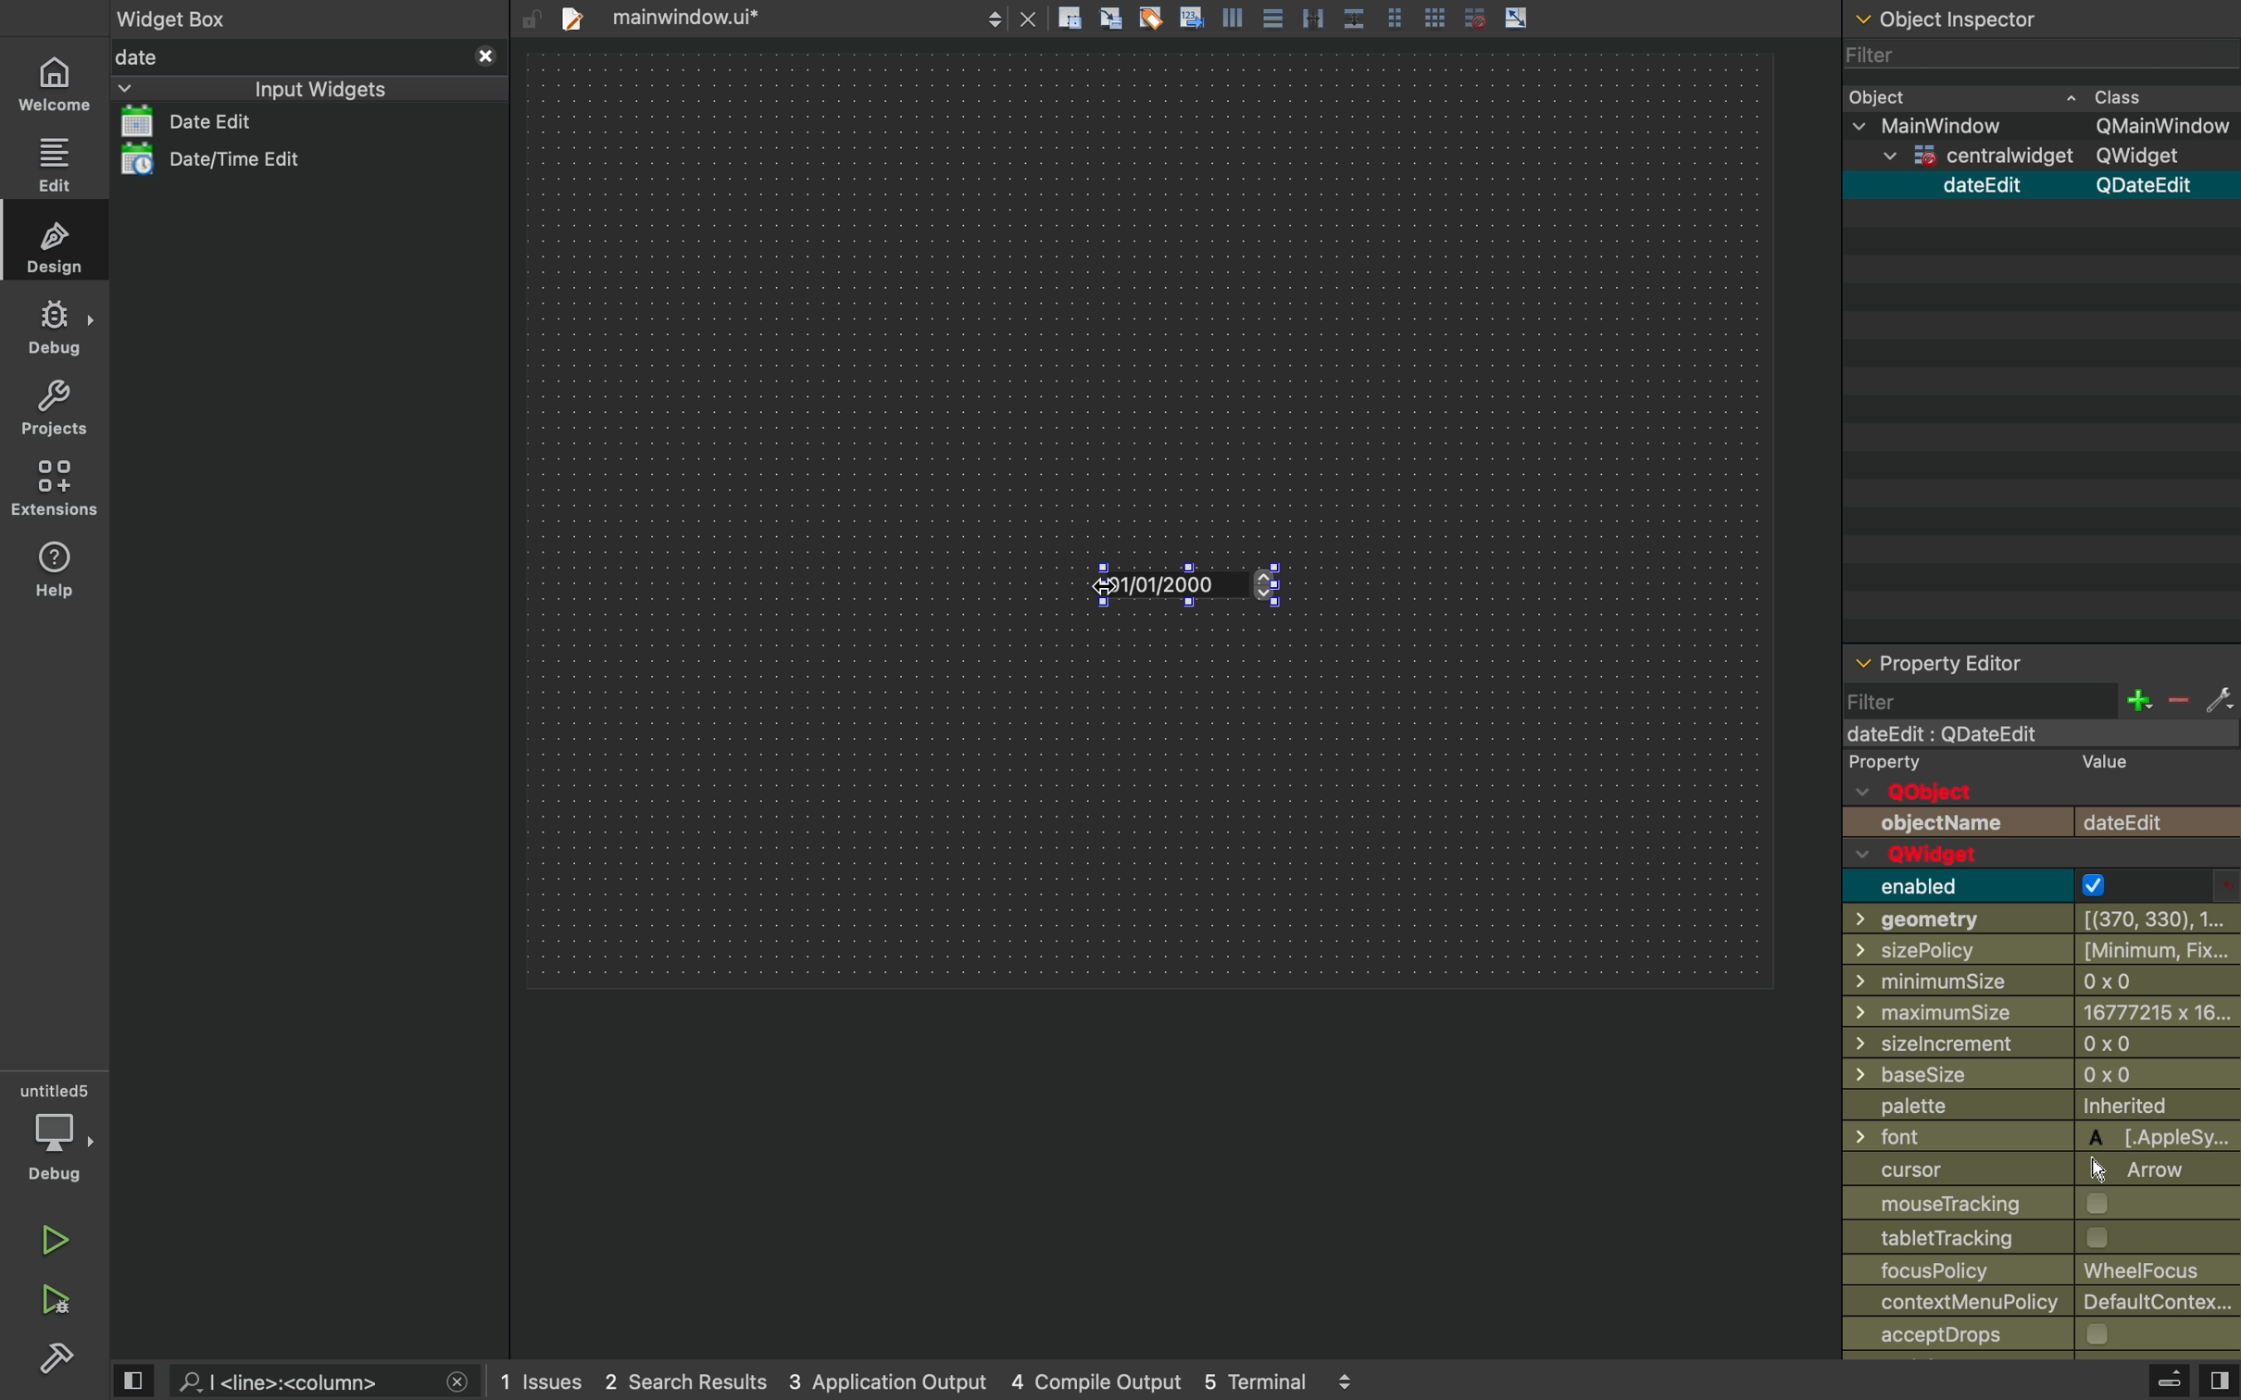  Describe the element at coordinates (2033, 983) in the screenshot. I see `minimussize` at that location.